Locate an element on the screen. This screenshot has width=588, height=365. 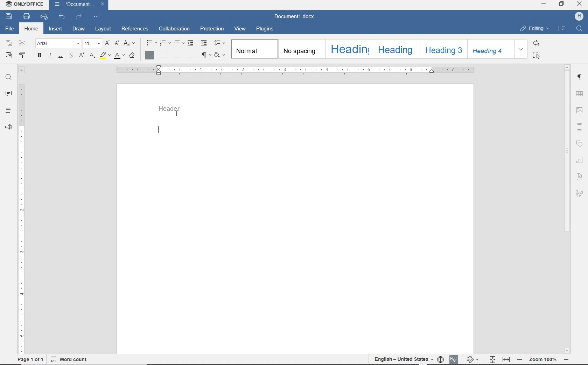
Increase  is located at coordinates (566, 359).